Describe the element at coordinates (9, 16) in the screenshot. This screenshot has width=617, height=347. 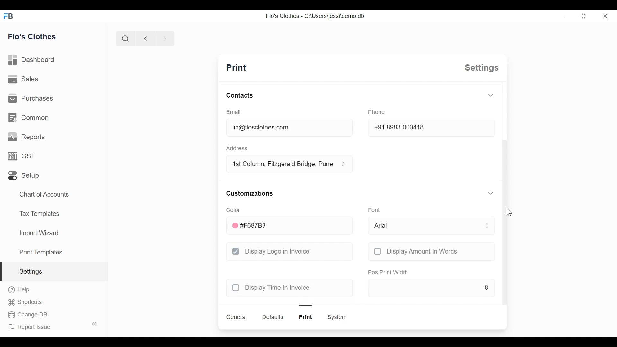
I see `FB` at that location.